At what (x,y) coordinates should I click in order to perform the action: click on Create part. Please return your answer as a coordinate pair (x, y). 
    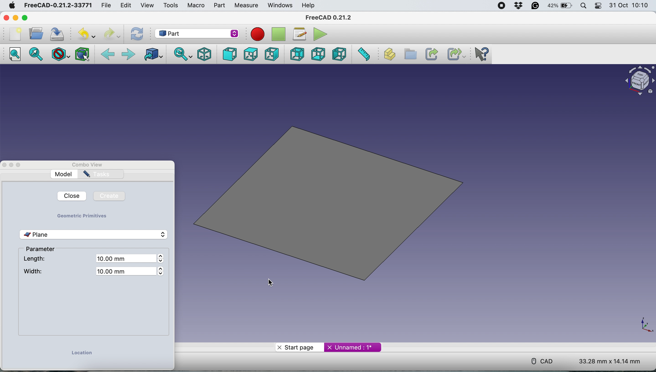
    Looking at the image, I should click on (387, 54).